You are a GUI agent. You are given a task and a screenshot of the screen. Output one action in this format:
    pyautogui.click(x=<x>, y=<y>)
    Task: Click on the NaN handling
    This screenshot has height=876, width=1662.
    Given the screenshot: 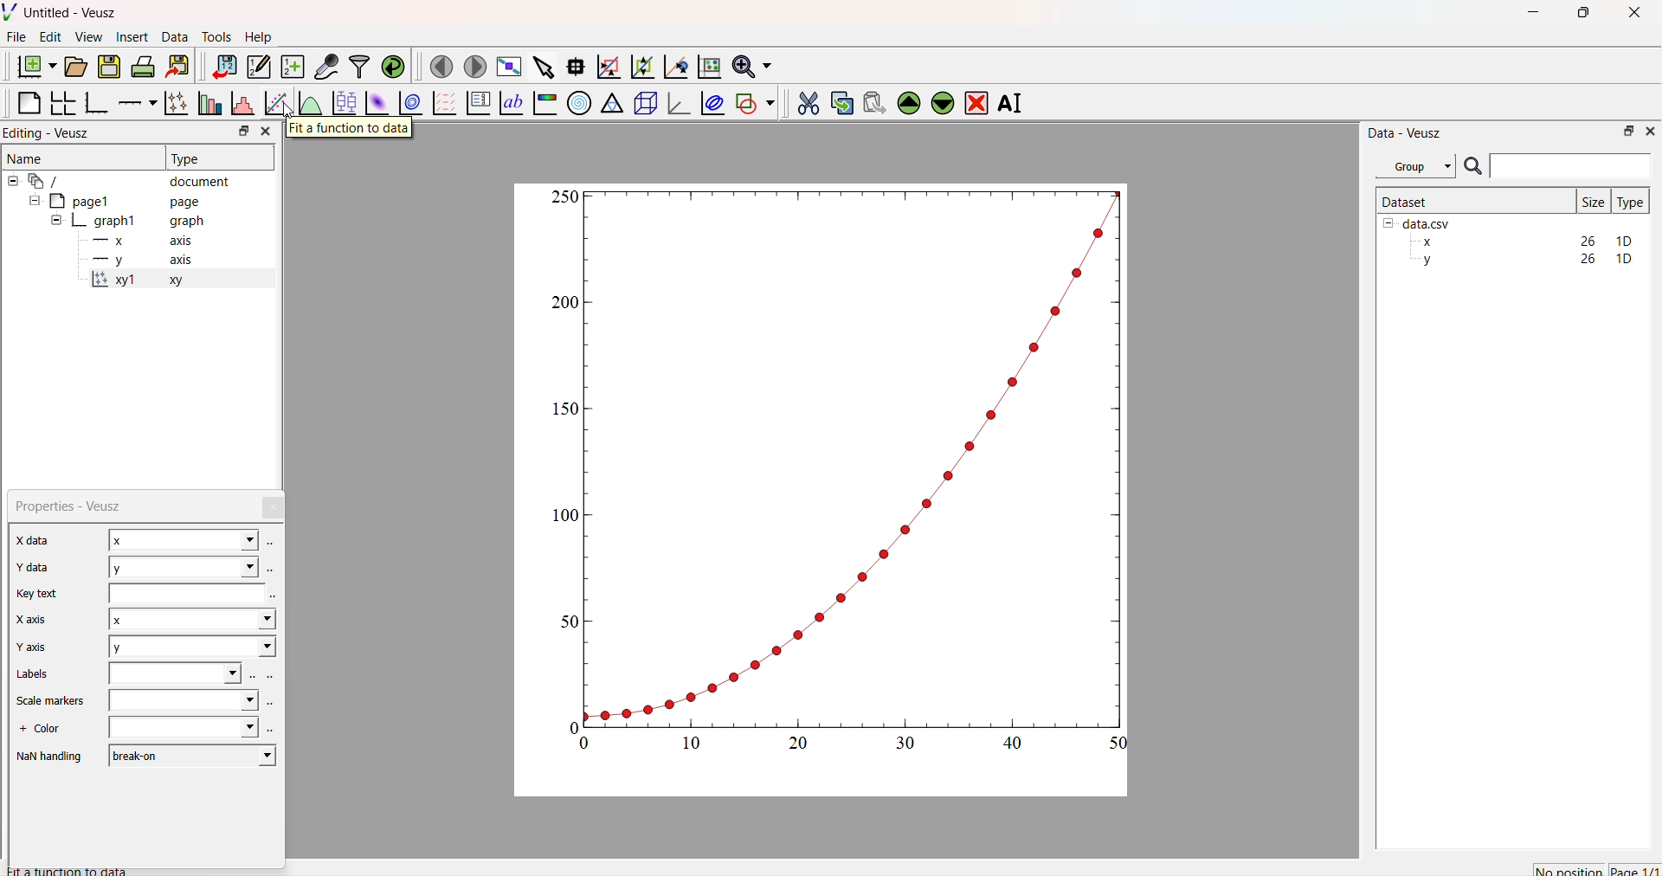 What is the action you would take?
    pyautogui.click(x=49, y=756)
    